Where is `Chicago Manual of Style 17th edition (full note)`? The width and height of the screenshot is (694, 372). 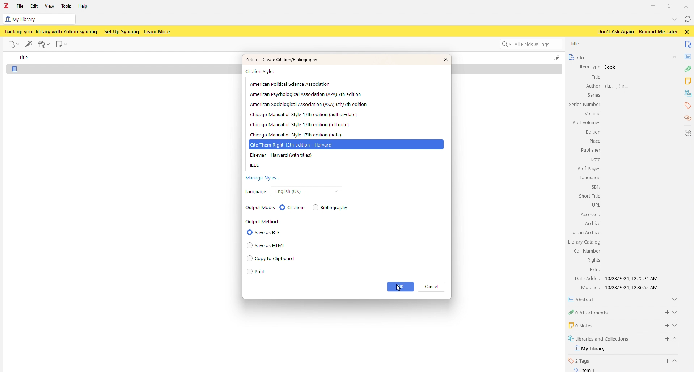
Chicago Manual of Style 17th edition (full note) is located at coordinates (300, 126).